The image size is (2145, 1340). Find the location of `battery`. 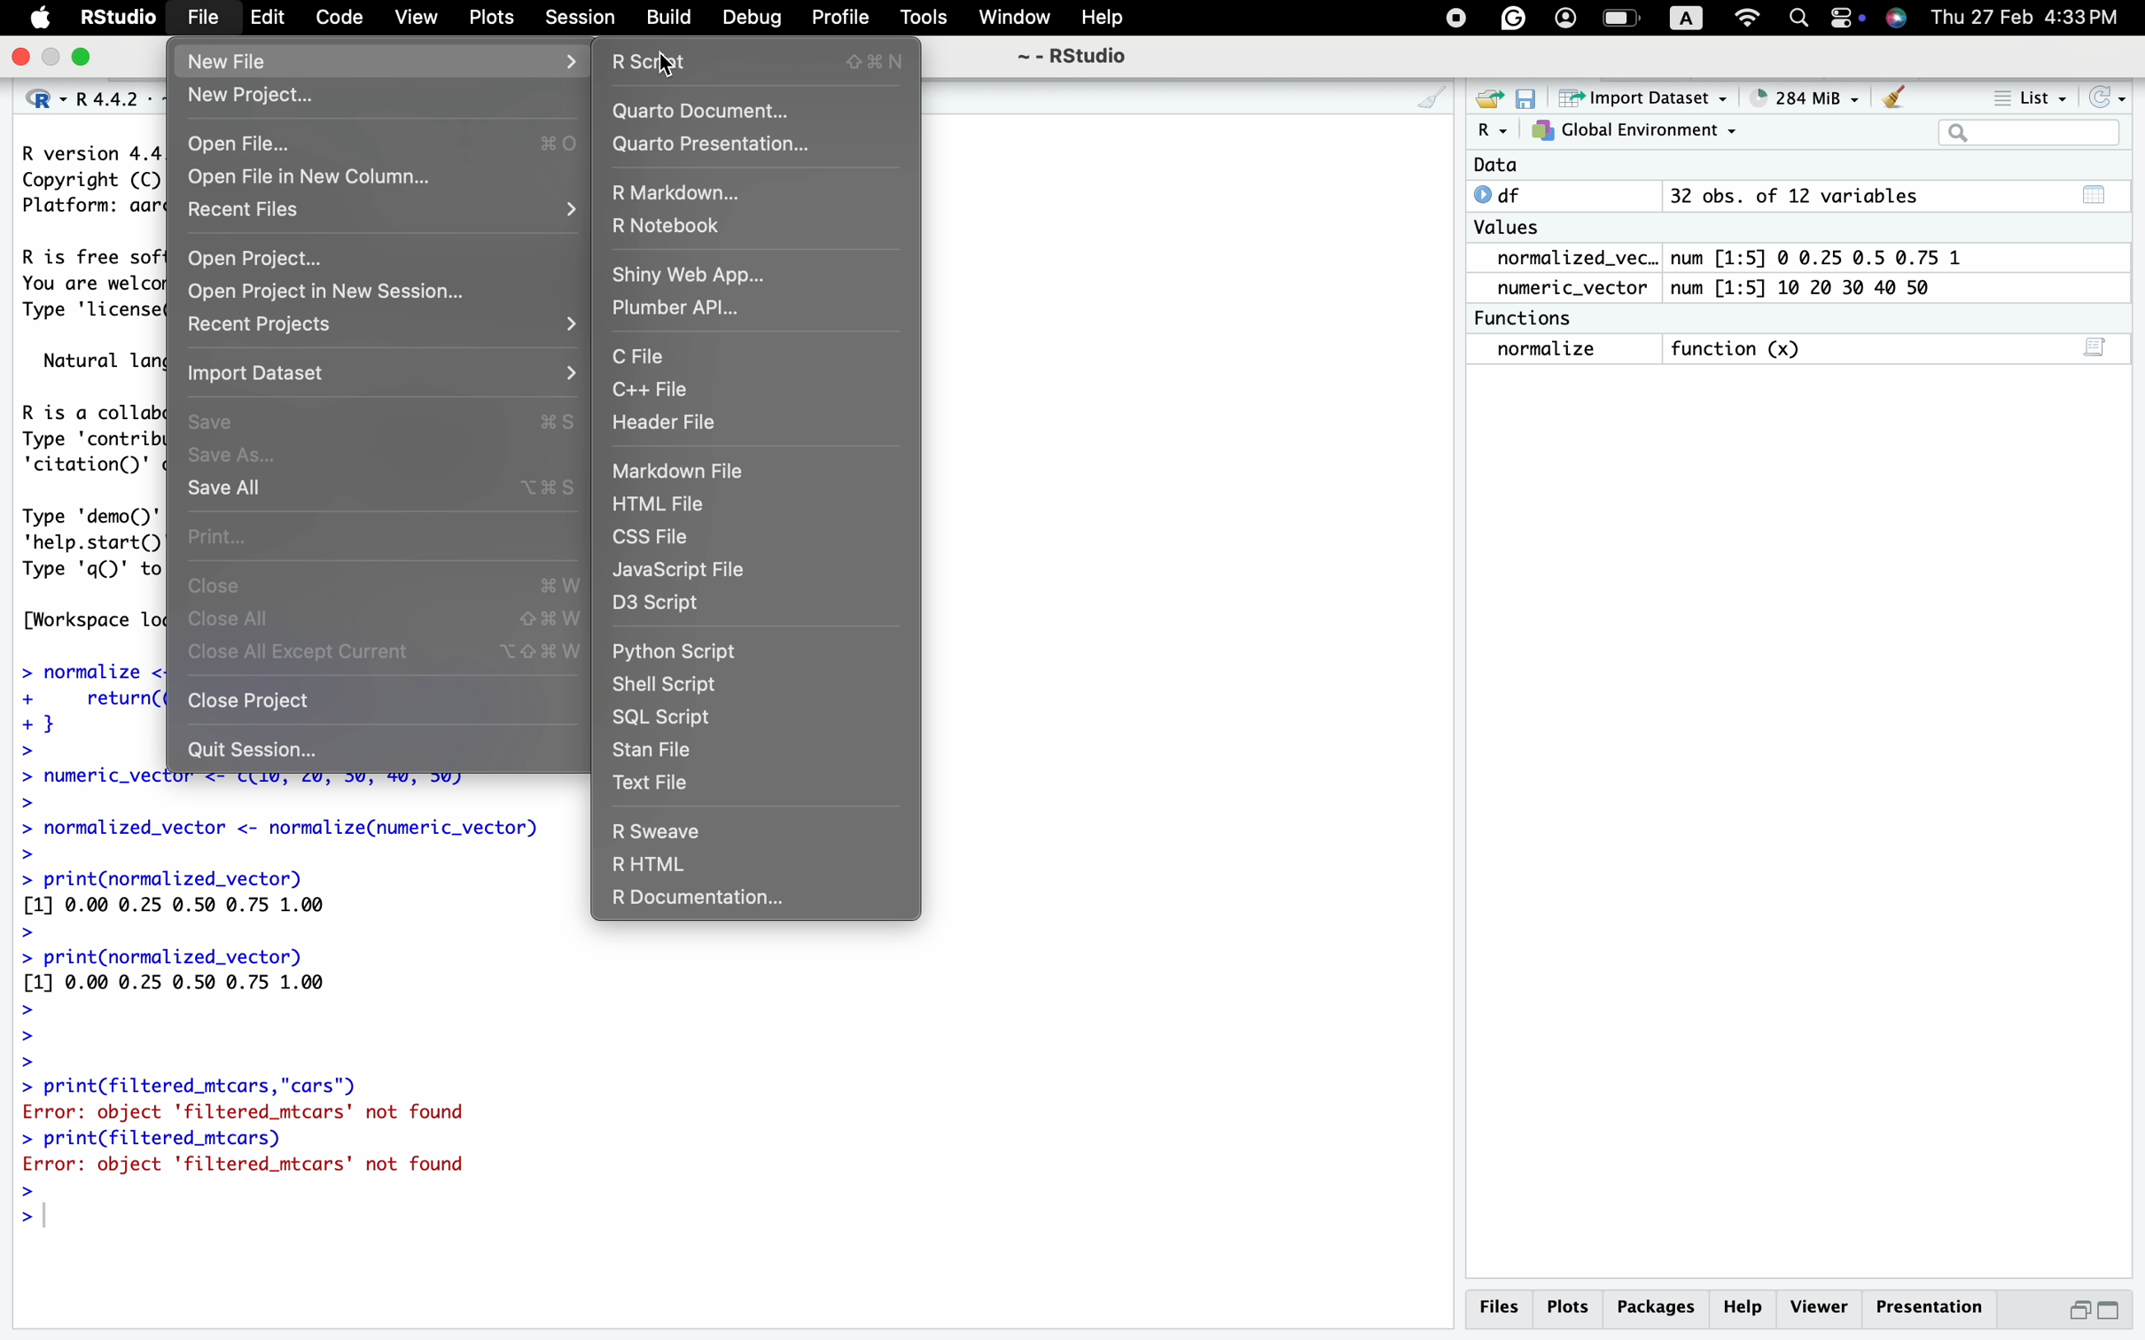

battery is located at coordinates (1620, 17).